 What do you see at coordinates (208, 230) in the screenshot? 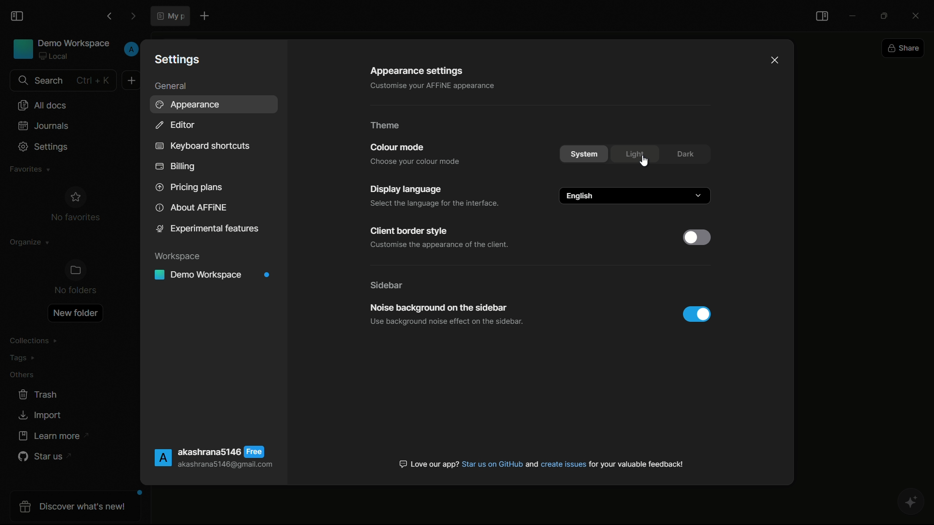
I see `experimental features` at bounding box center [208, 230].